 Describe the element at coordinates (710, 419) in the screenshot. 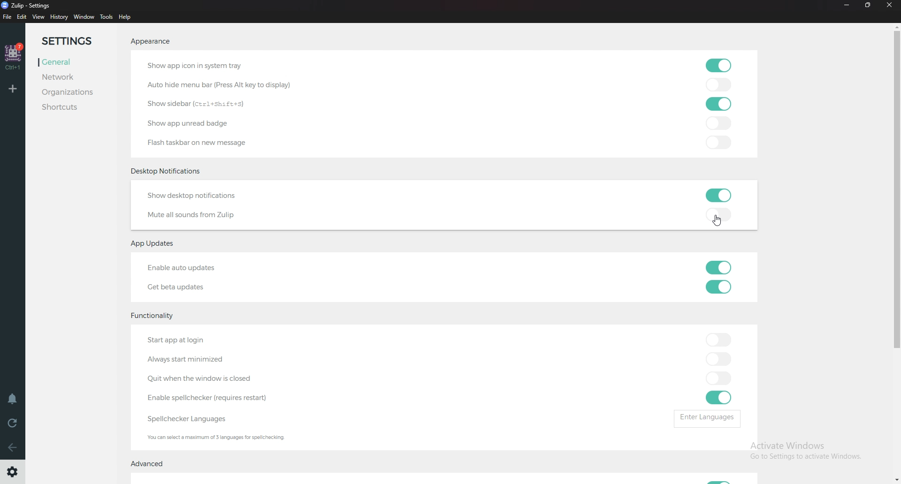

I see `Enter languages` at that location.